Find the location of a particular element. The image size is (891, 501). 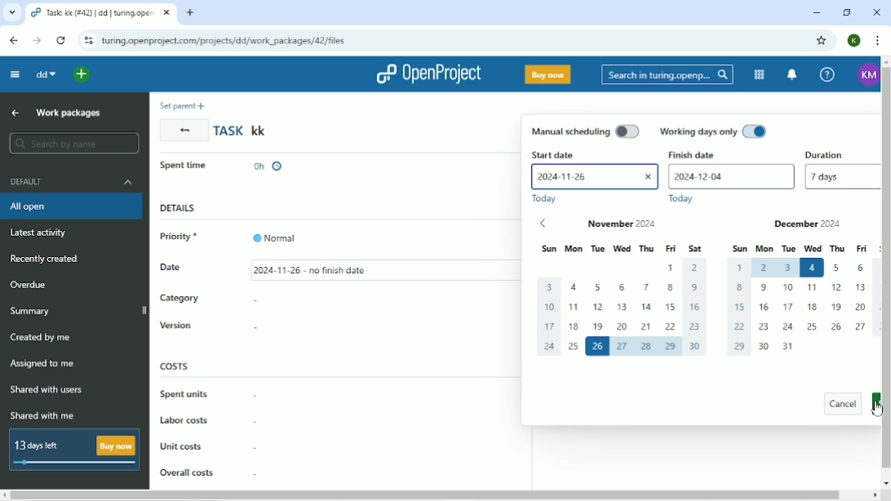

Help is located at coordinates (826, 74).